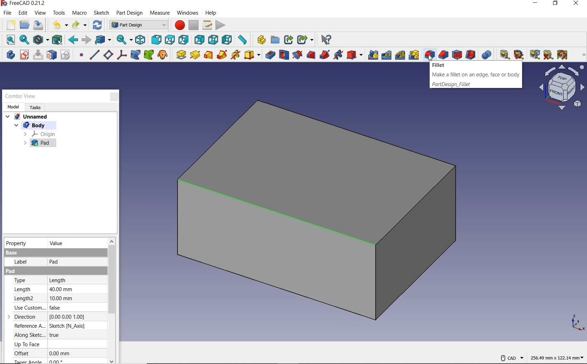  What do you see at coordinates (338, 54) in the screenshot?
I see `subtractive helix` at bounding box center [338, 54].